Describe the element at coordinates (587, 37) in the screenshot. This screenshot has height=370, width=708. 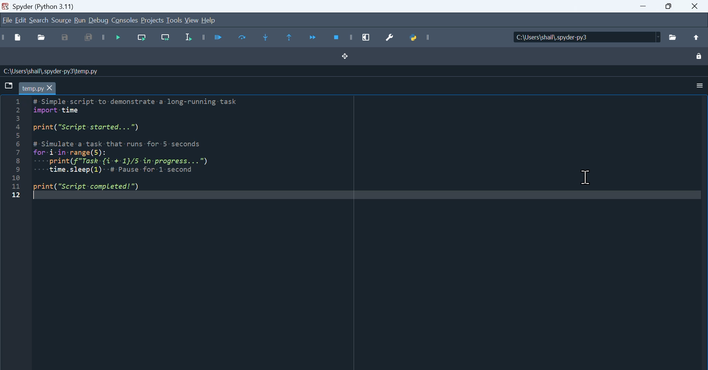
I see `Locations of the file` at that location.